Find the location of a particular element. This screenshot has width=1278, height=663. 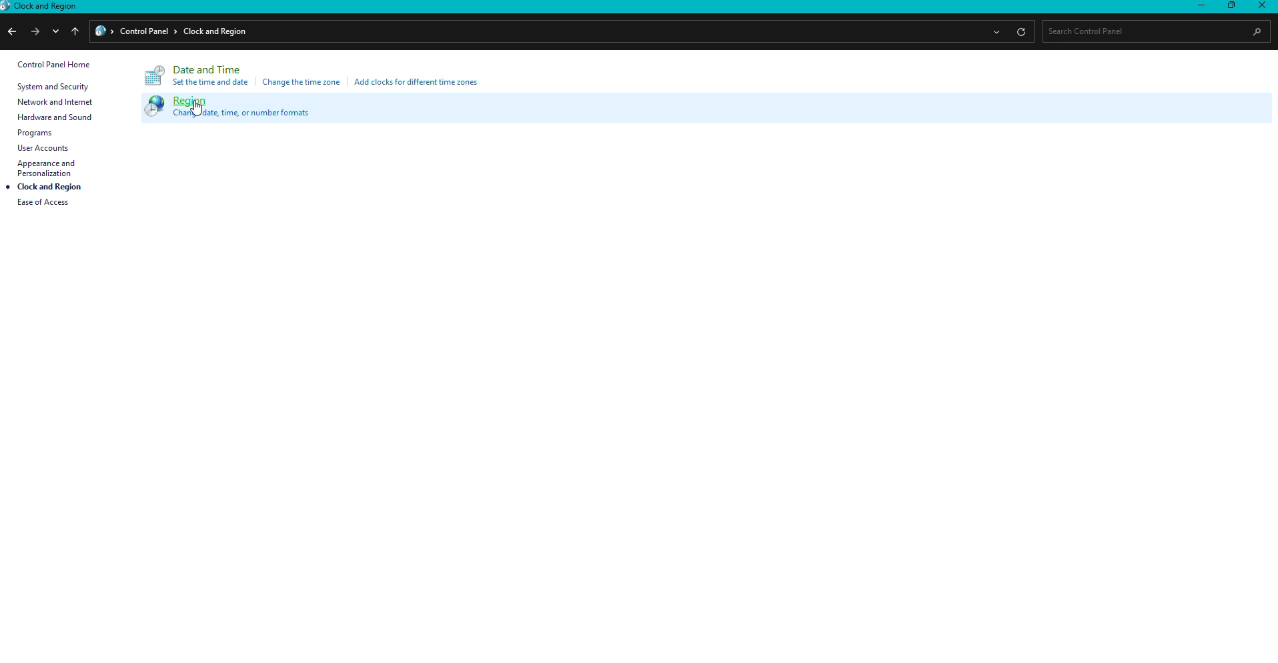

Clock and region is located at coordinates (43, 7).